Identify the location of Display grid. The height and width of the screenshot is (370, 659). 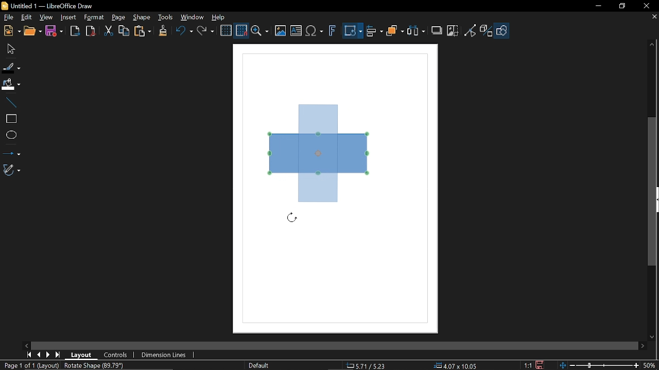
(226, 31).